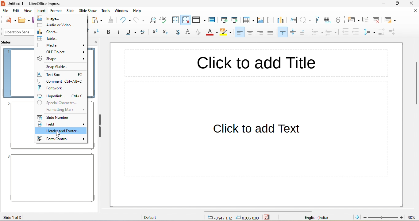  I want to click on slide number, so click(54, 117).